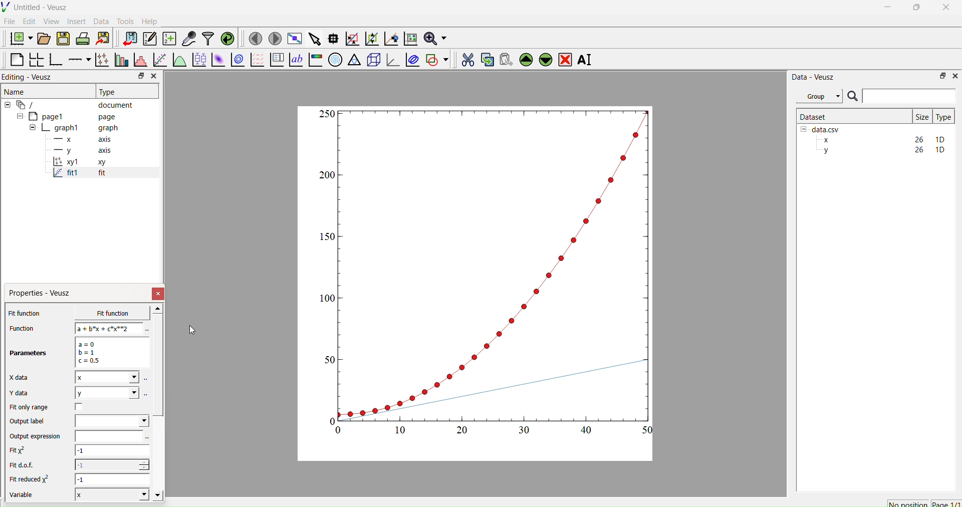 This screenshot has width=962, height=507. What do you see at coordinates (26, 313) in the screenshot?
I see `Fit function` at bounding box center [26, 313].